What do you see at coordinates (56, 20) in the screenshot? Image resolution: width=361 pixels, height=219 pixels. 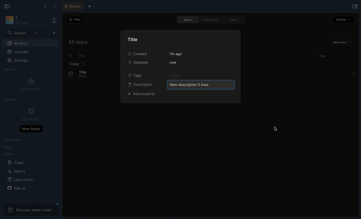 I see `User` at bounding box center [56, 20].